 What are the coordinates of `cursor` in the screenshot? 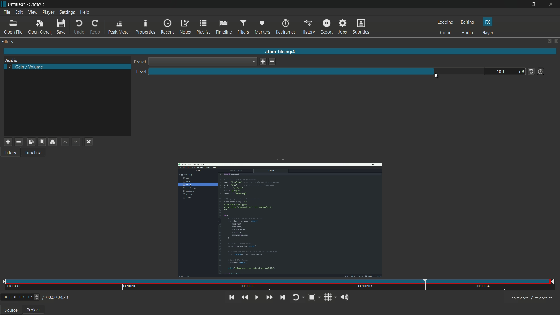 It's located at (437, 76).